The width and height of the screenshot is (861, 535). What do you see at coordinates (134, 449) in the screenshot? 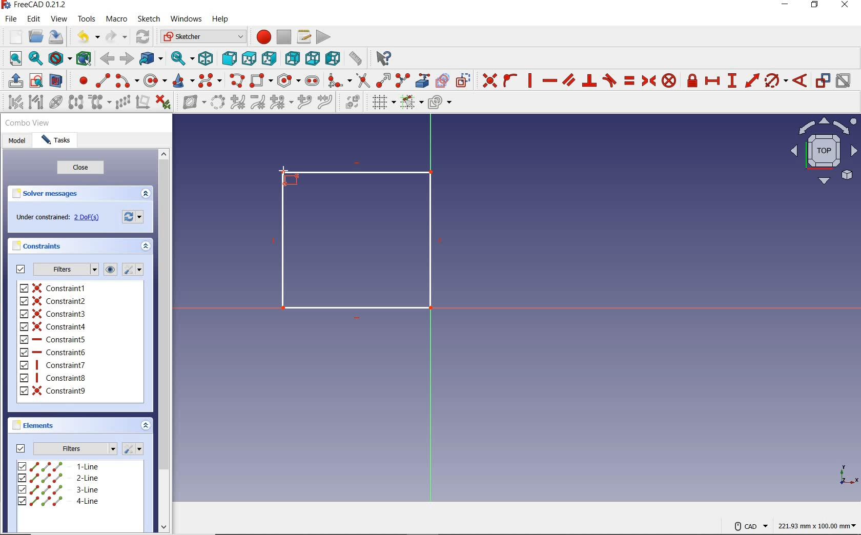
I see `settings` at bounding box center [134, 449].